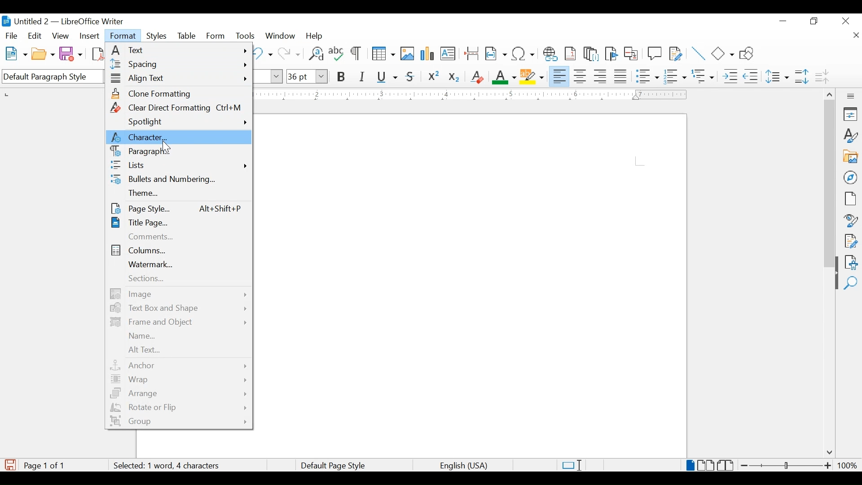  Describe the element at coordinates (179, 79) in the screenshot. I see `align text` at that location.